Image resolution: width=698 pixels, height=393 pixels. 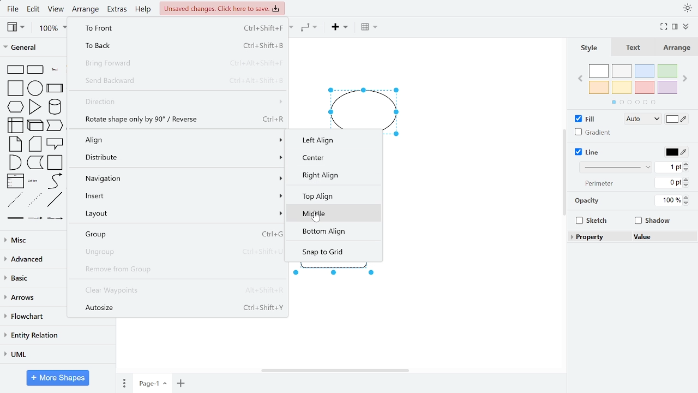 I want to click on cube, so click(x=36, y=125).